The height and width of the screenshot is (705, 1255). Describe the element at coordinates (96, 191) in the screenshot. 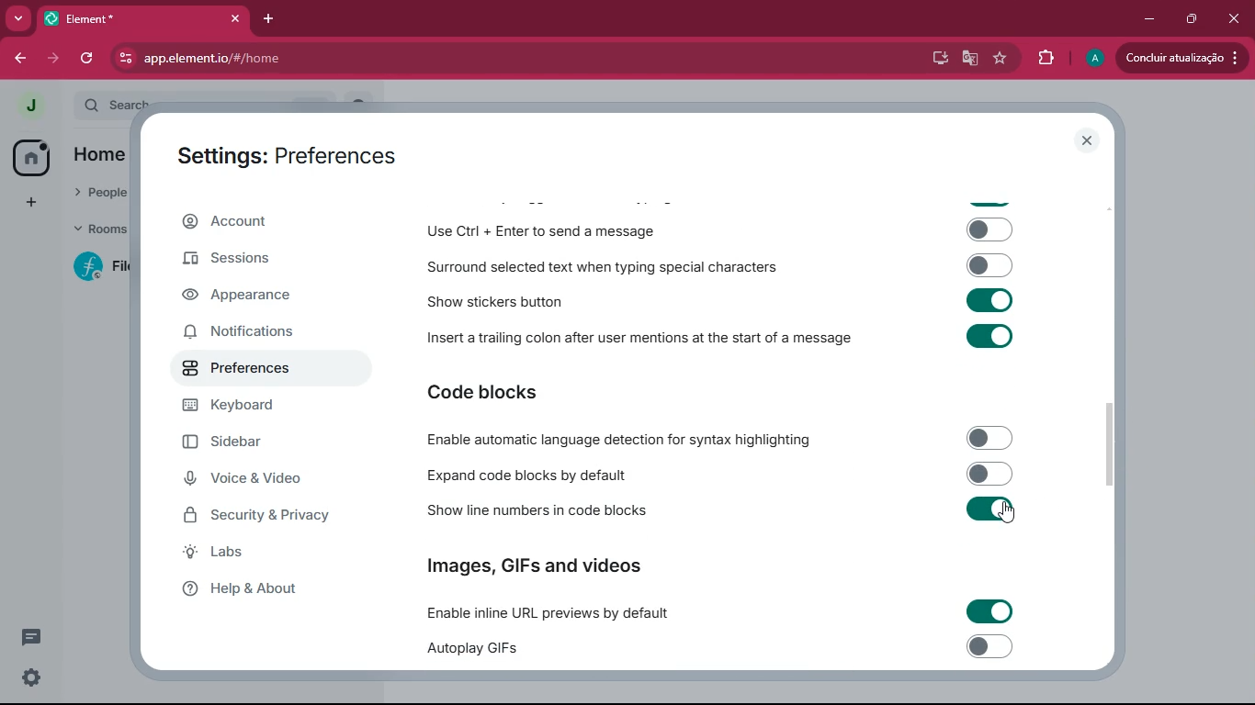

I see `people` at that location.